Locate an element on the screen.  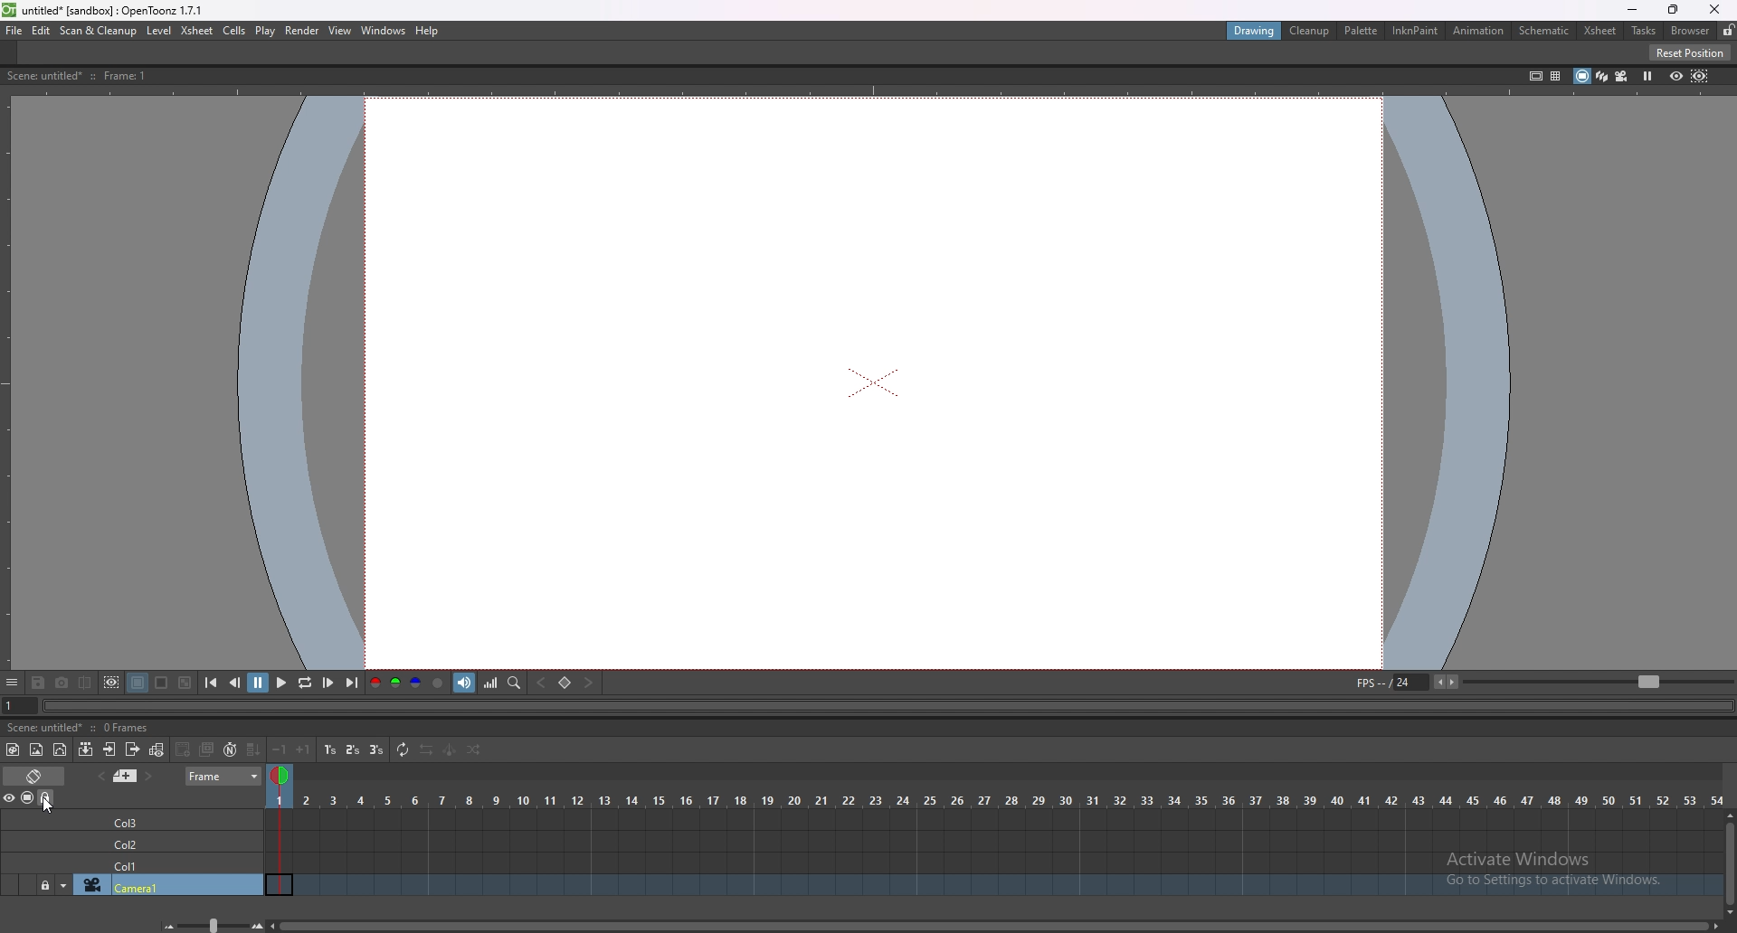
set is located at coordinates (565, 683).